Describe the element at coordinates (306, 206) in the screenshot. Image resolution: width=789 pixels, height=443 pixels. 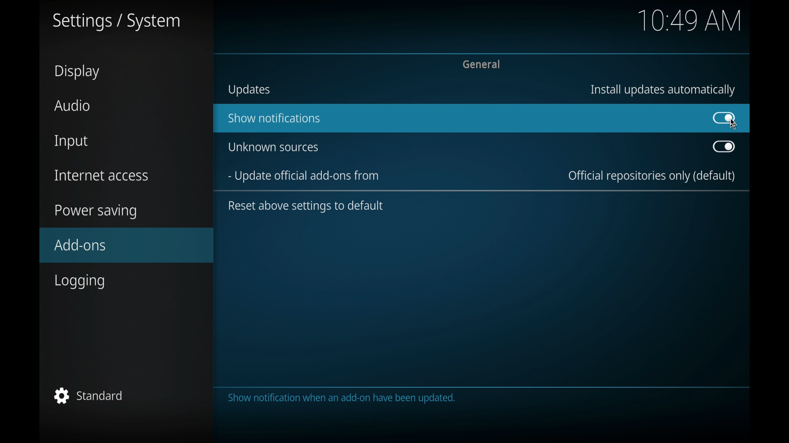
I see `reset above settings to default` at that location.